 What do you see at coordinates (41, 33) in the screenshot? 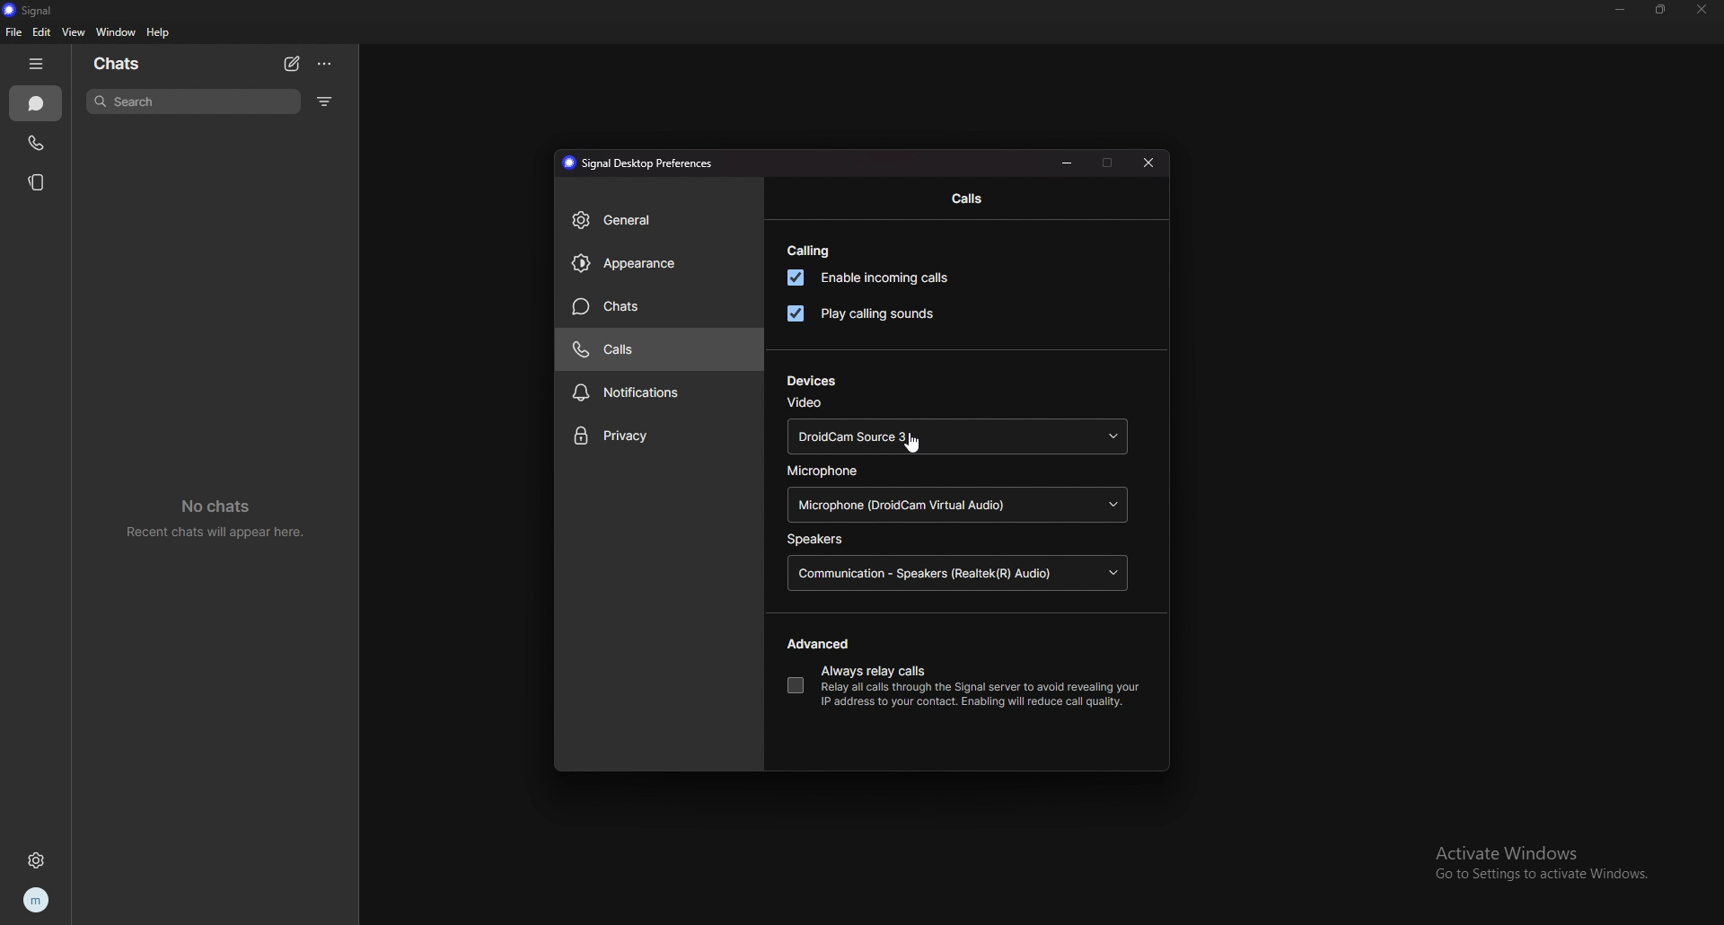
I see `edit` at bounding box center [41, 33].